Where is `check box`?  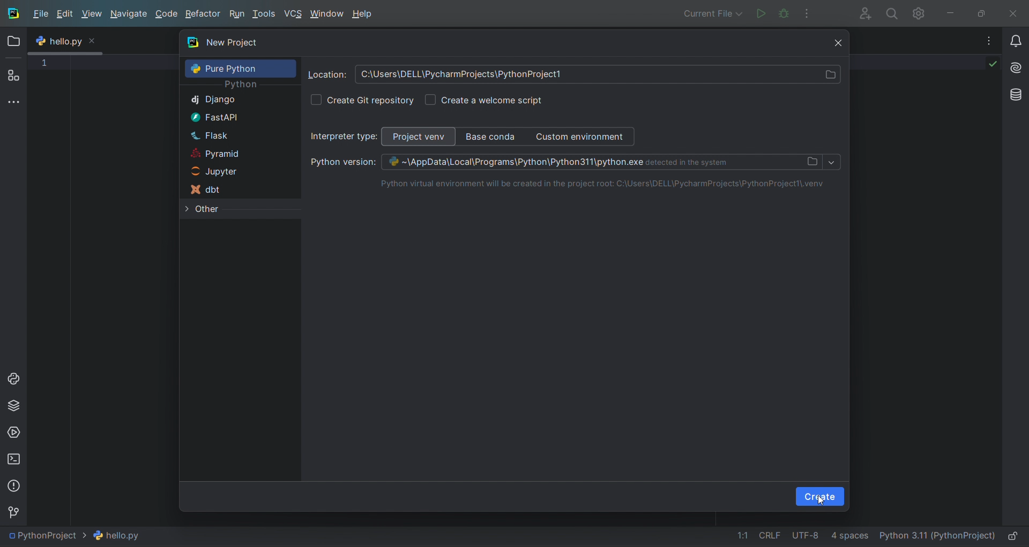 check box is located at coordinates (430, 99).